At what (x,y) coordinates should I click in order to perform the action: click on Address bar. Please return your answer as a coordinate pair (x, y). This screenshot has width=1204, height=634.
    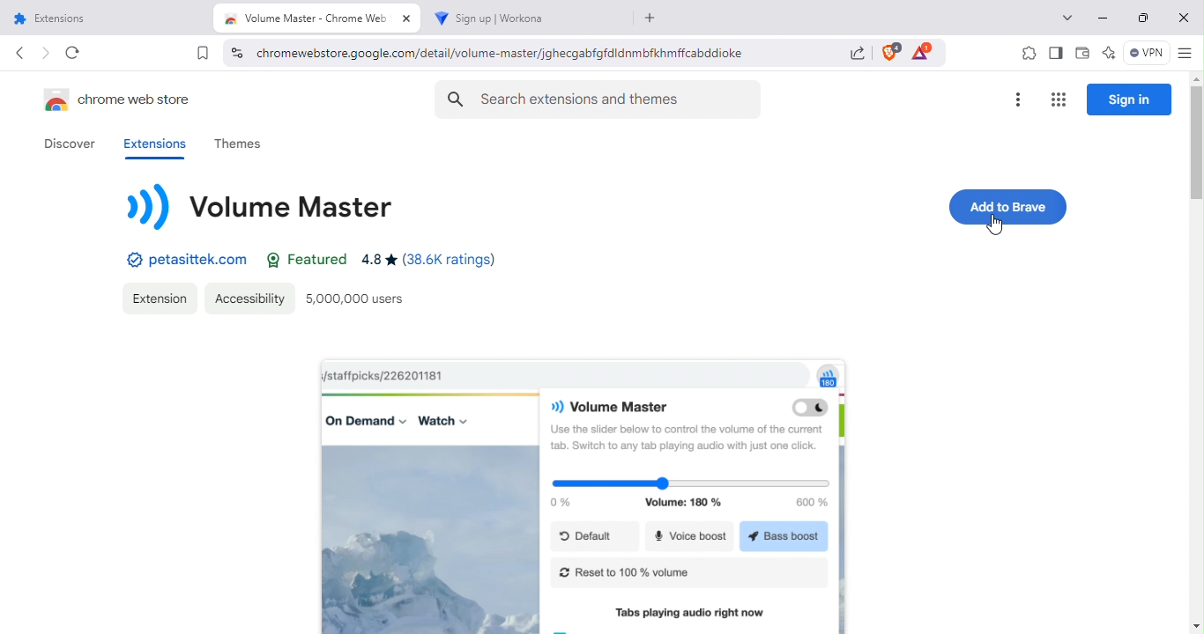
    Looking at the image, I should click on (541, 51).